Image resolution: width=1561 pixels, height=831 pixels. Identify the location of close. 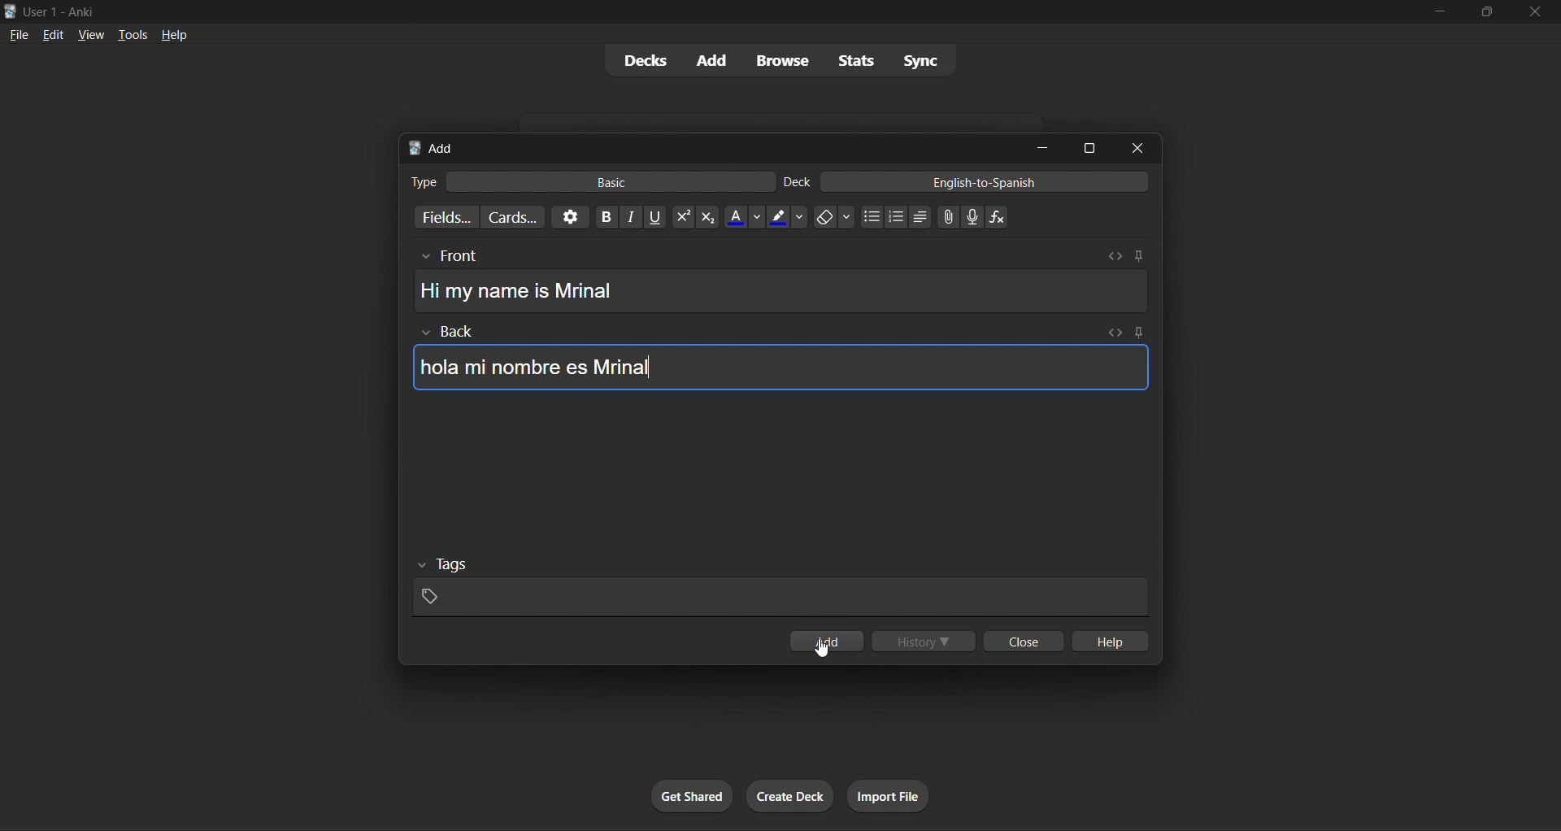
(1533, 14).